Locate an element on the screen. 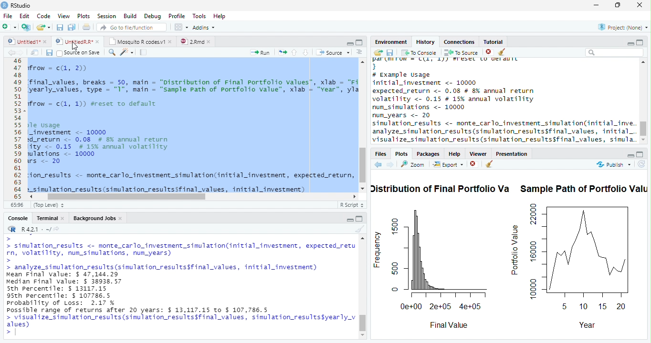 Image resolution: width=651 pixels, height=343 pixels. Next Plot is located at coordinates (390, 164).